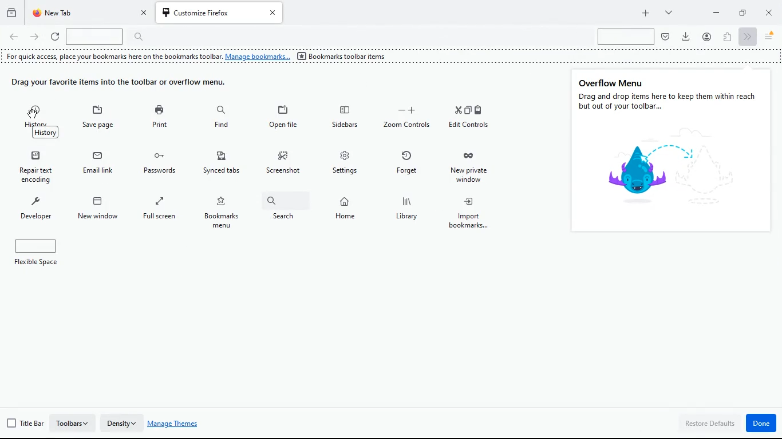 This screenshot has height=439, width=782. Describe the element at coordinates (667, 12) in the screenshot. I see `more` at that location.